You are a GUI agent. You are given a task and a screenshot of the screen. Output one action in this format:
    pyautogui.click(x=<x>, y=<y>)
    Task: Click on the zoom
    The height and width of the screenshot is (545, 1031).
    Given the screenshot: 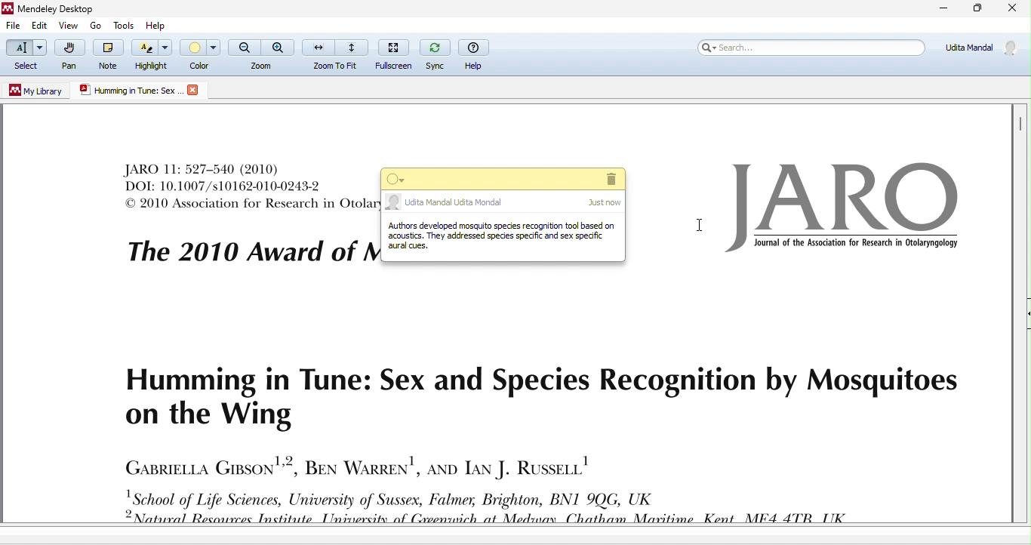 What is the action you would take?
    pyautogui.click(x=260, y=55)
    